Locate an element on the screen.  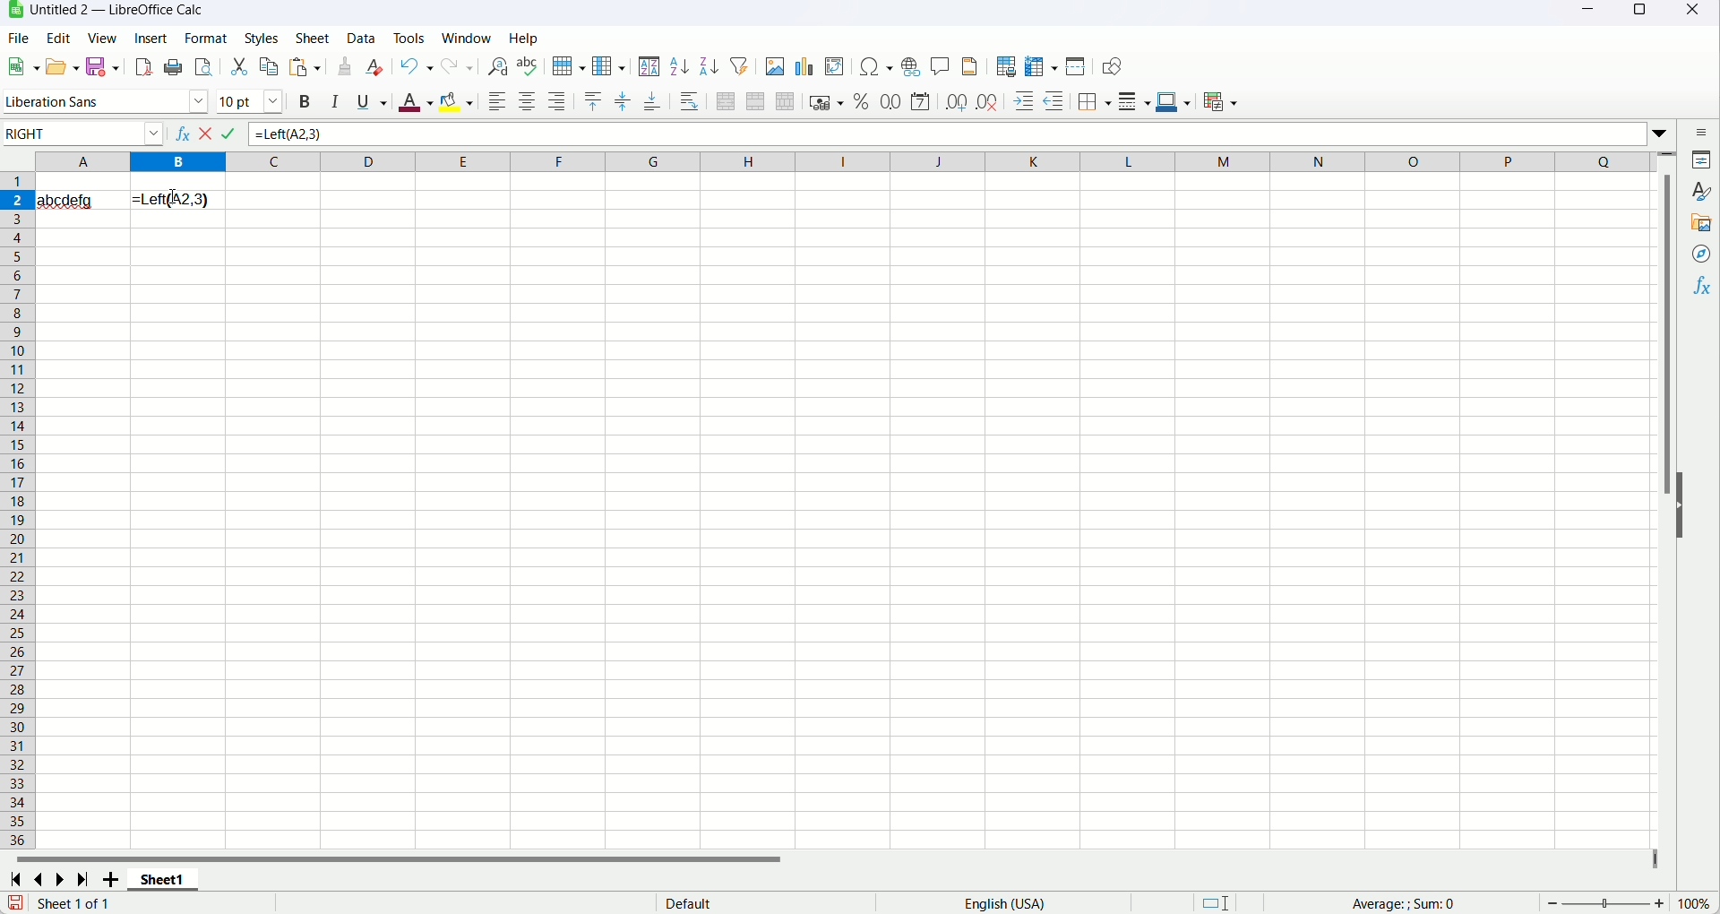
insert special character is located at coordinates (875, 68).